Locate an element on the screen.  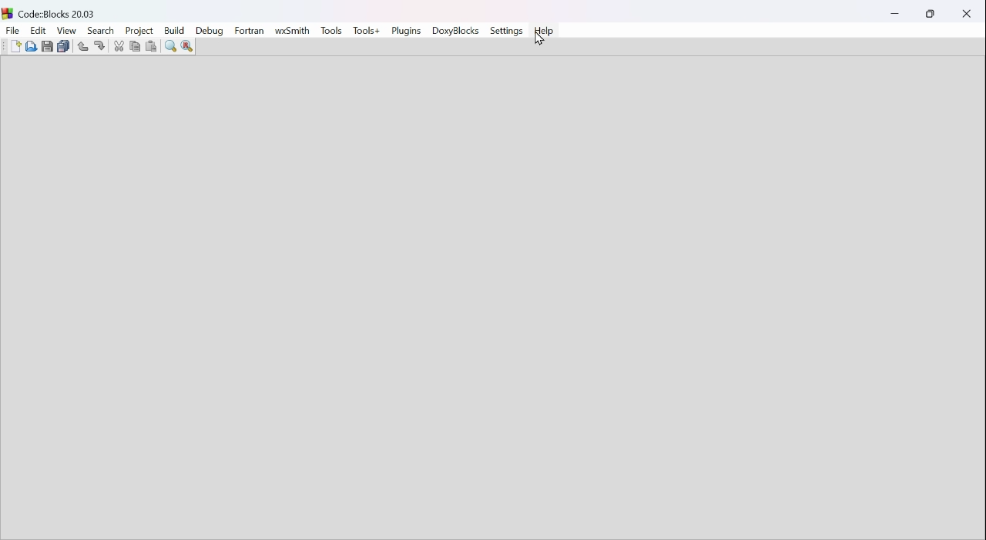
edit is located at coordinates (39, 31).